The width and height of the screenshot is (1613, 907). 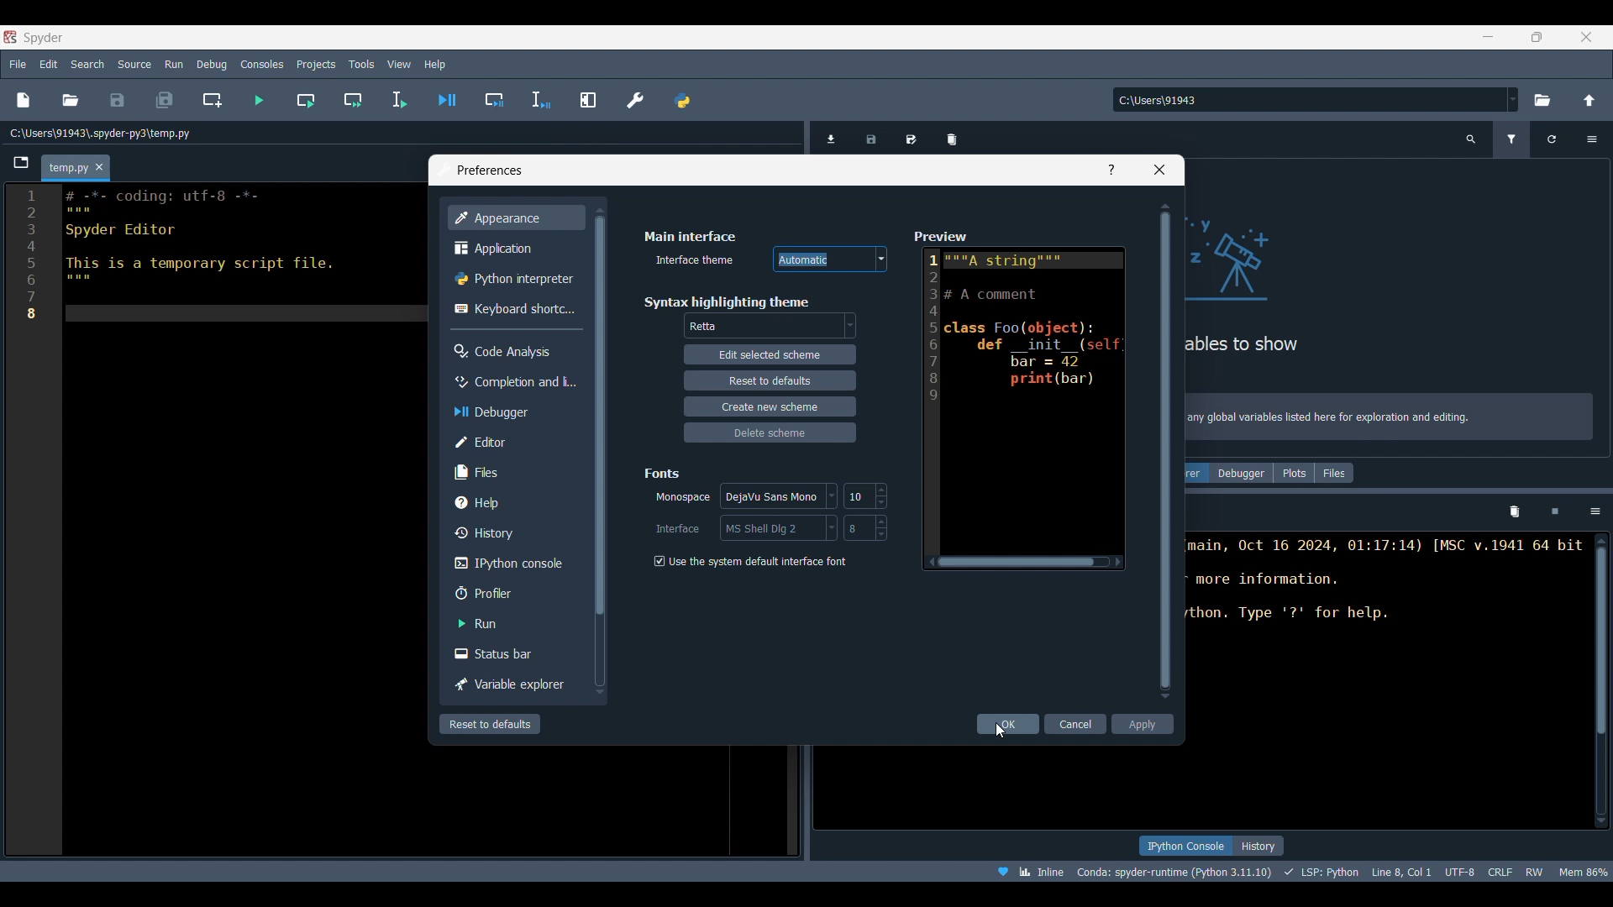 I want to click on Location options, so click(x=1513, y=99).